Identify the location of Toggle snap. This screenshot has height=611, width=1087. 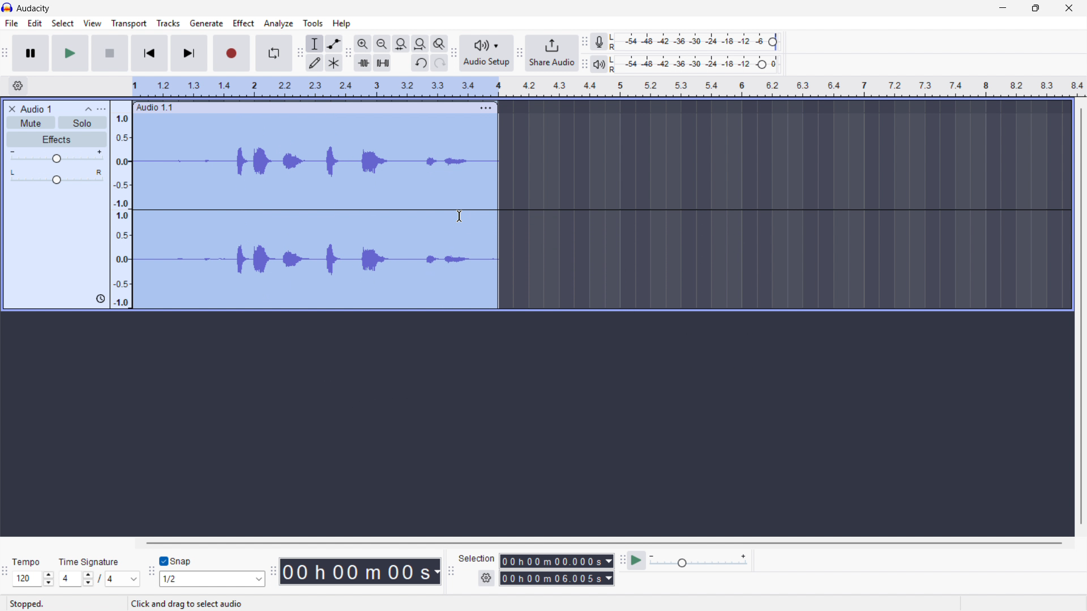
(176, 562).